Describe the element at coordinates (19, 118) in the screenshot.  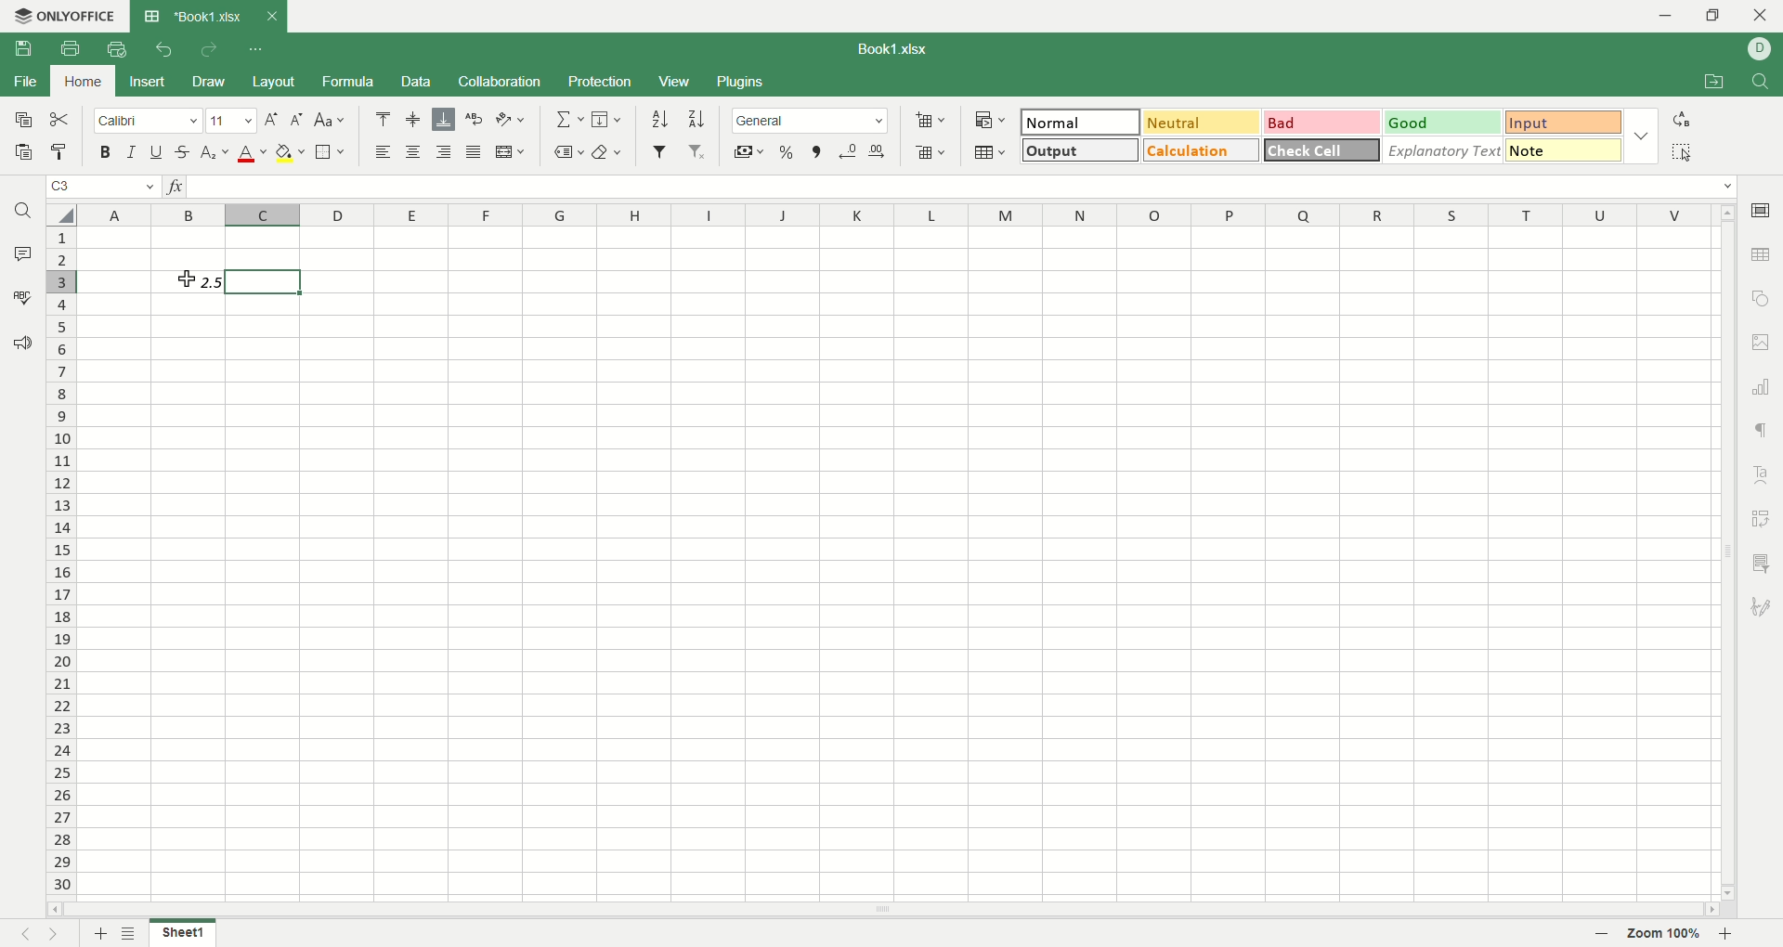
I see `copy` at that location.